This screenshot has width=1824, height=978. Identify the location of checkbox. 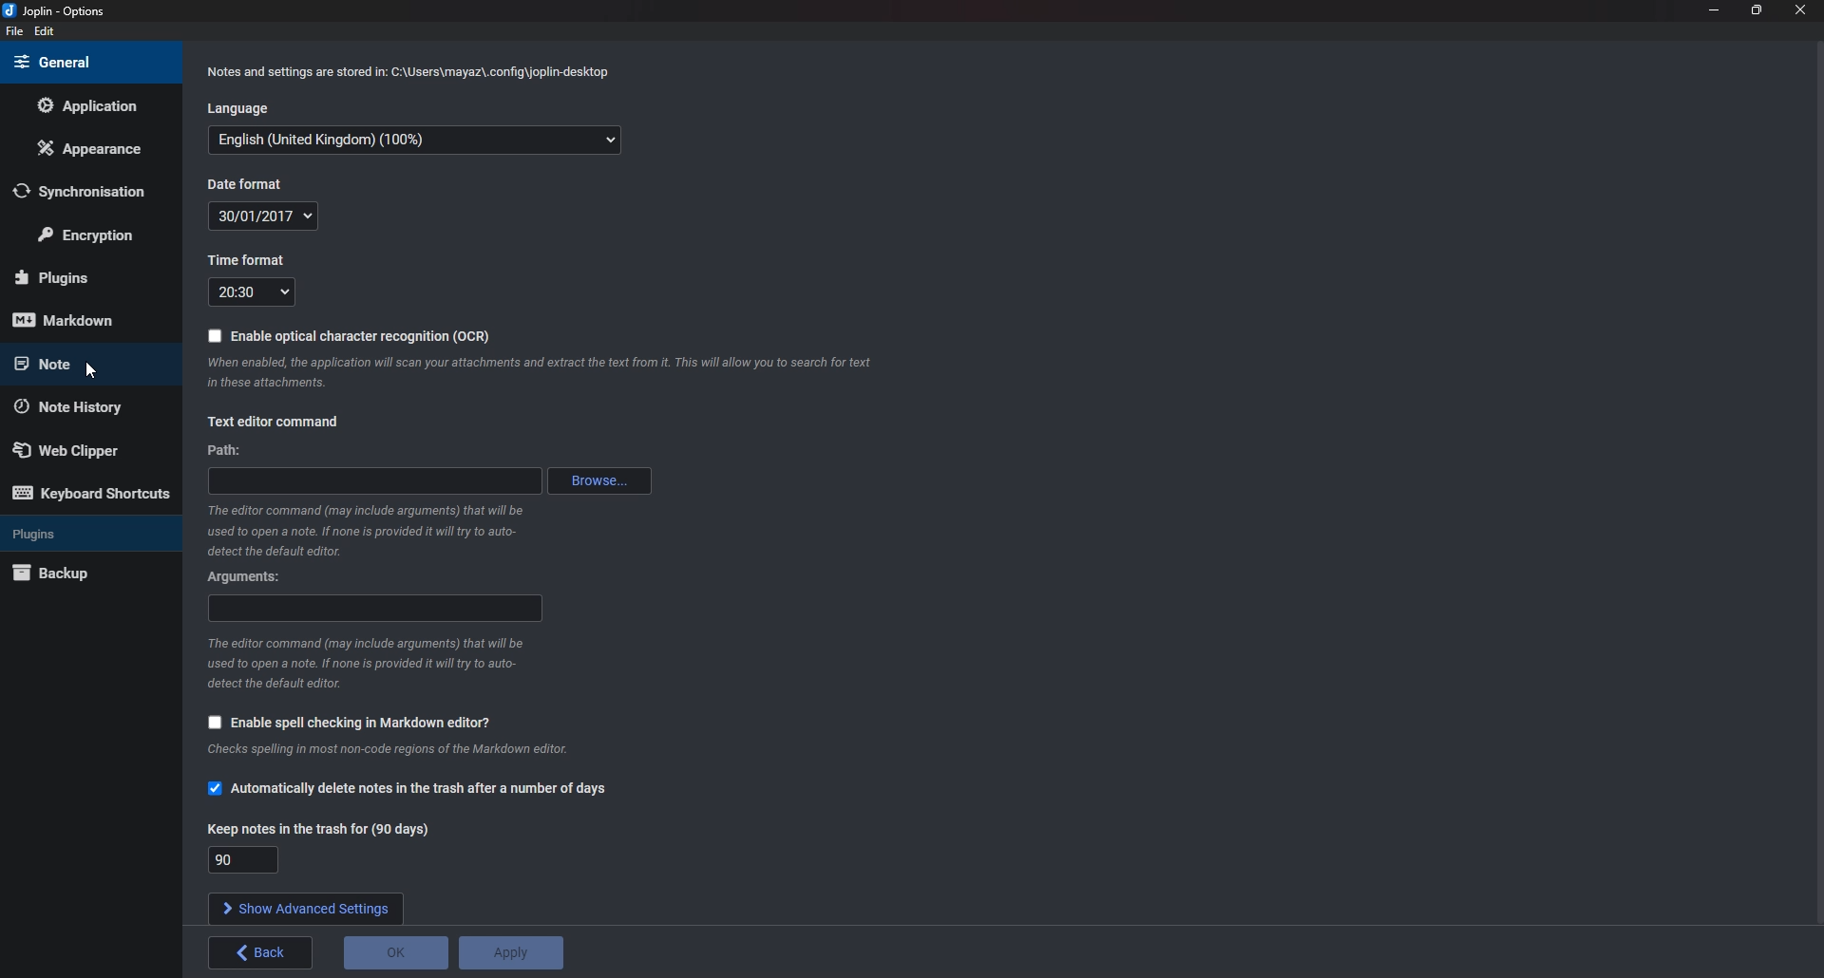
(214, 723).